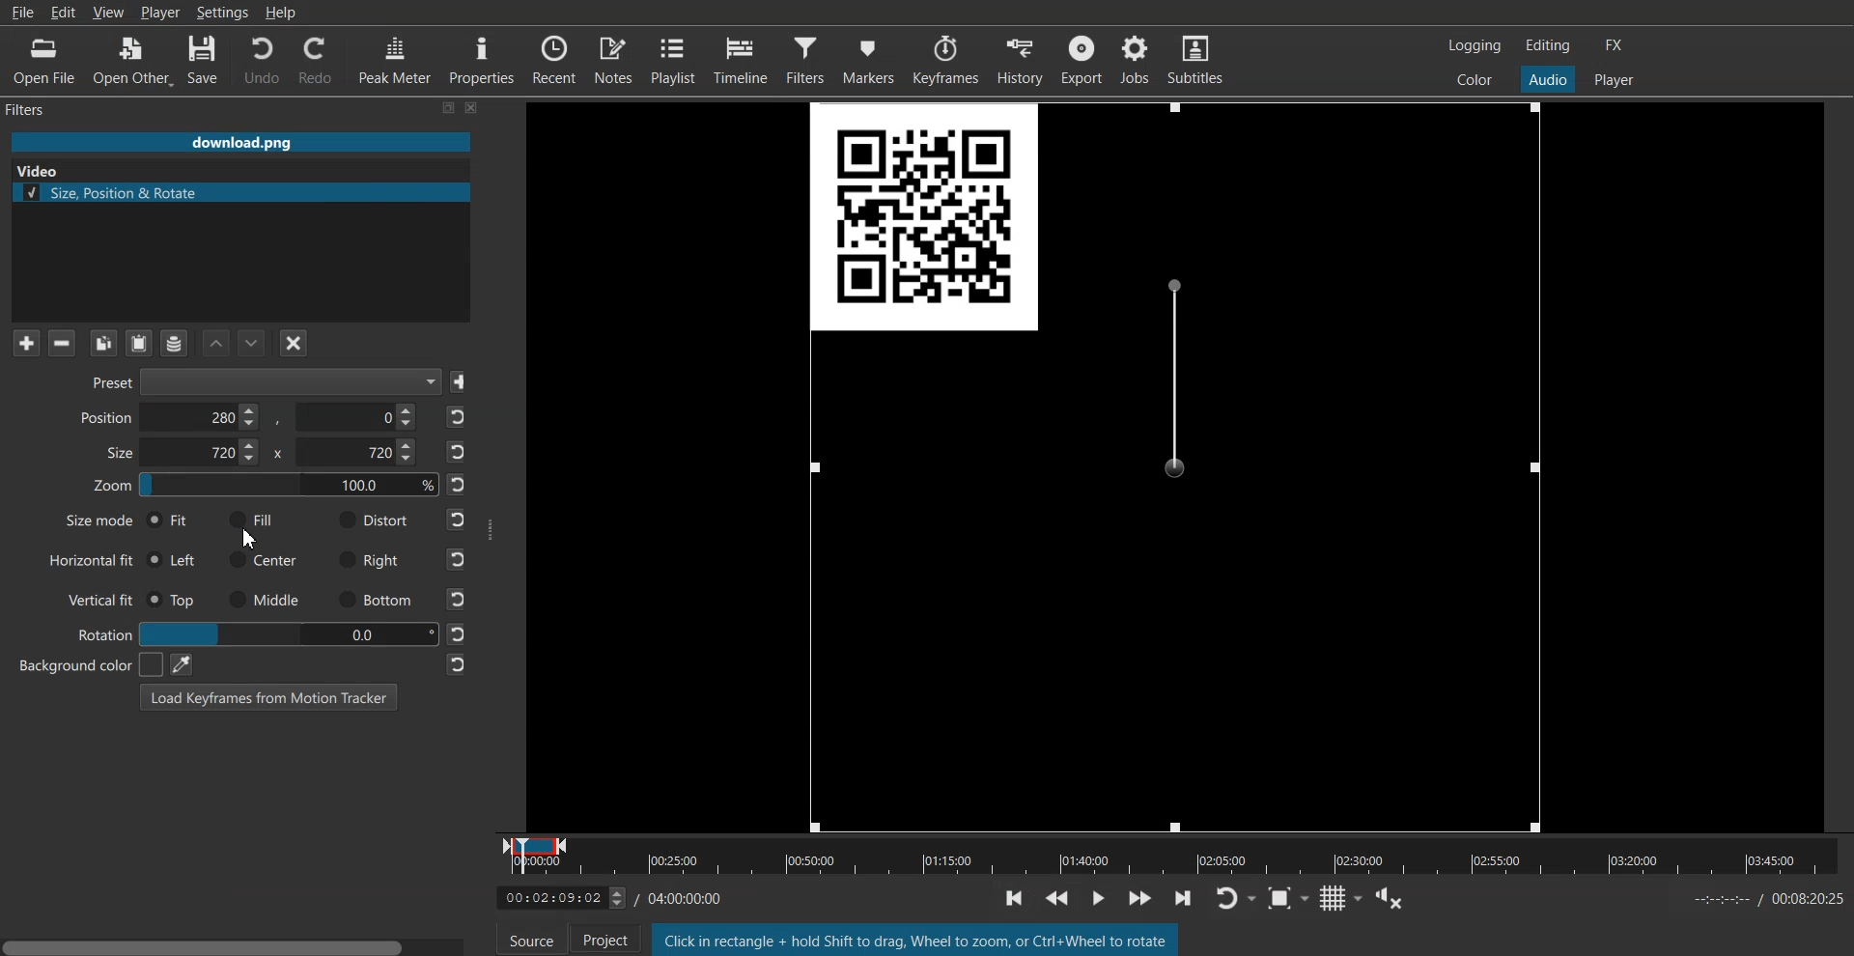 This screenshot has height=956, width=1854. Describe the element at coordinates (240, 192) in the screenshot. I see `Size, Position & Rotate` at that location.